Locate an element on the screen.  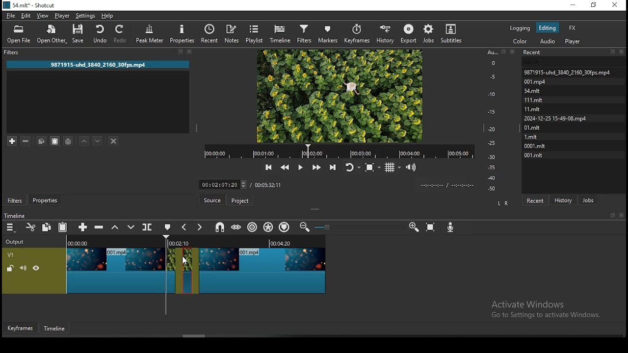
remove selected filters is located at coordinates (25, 141).